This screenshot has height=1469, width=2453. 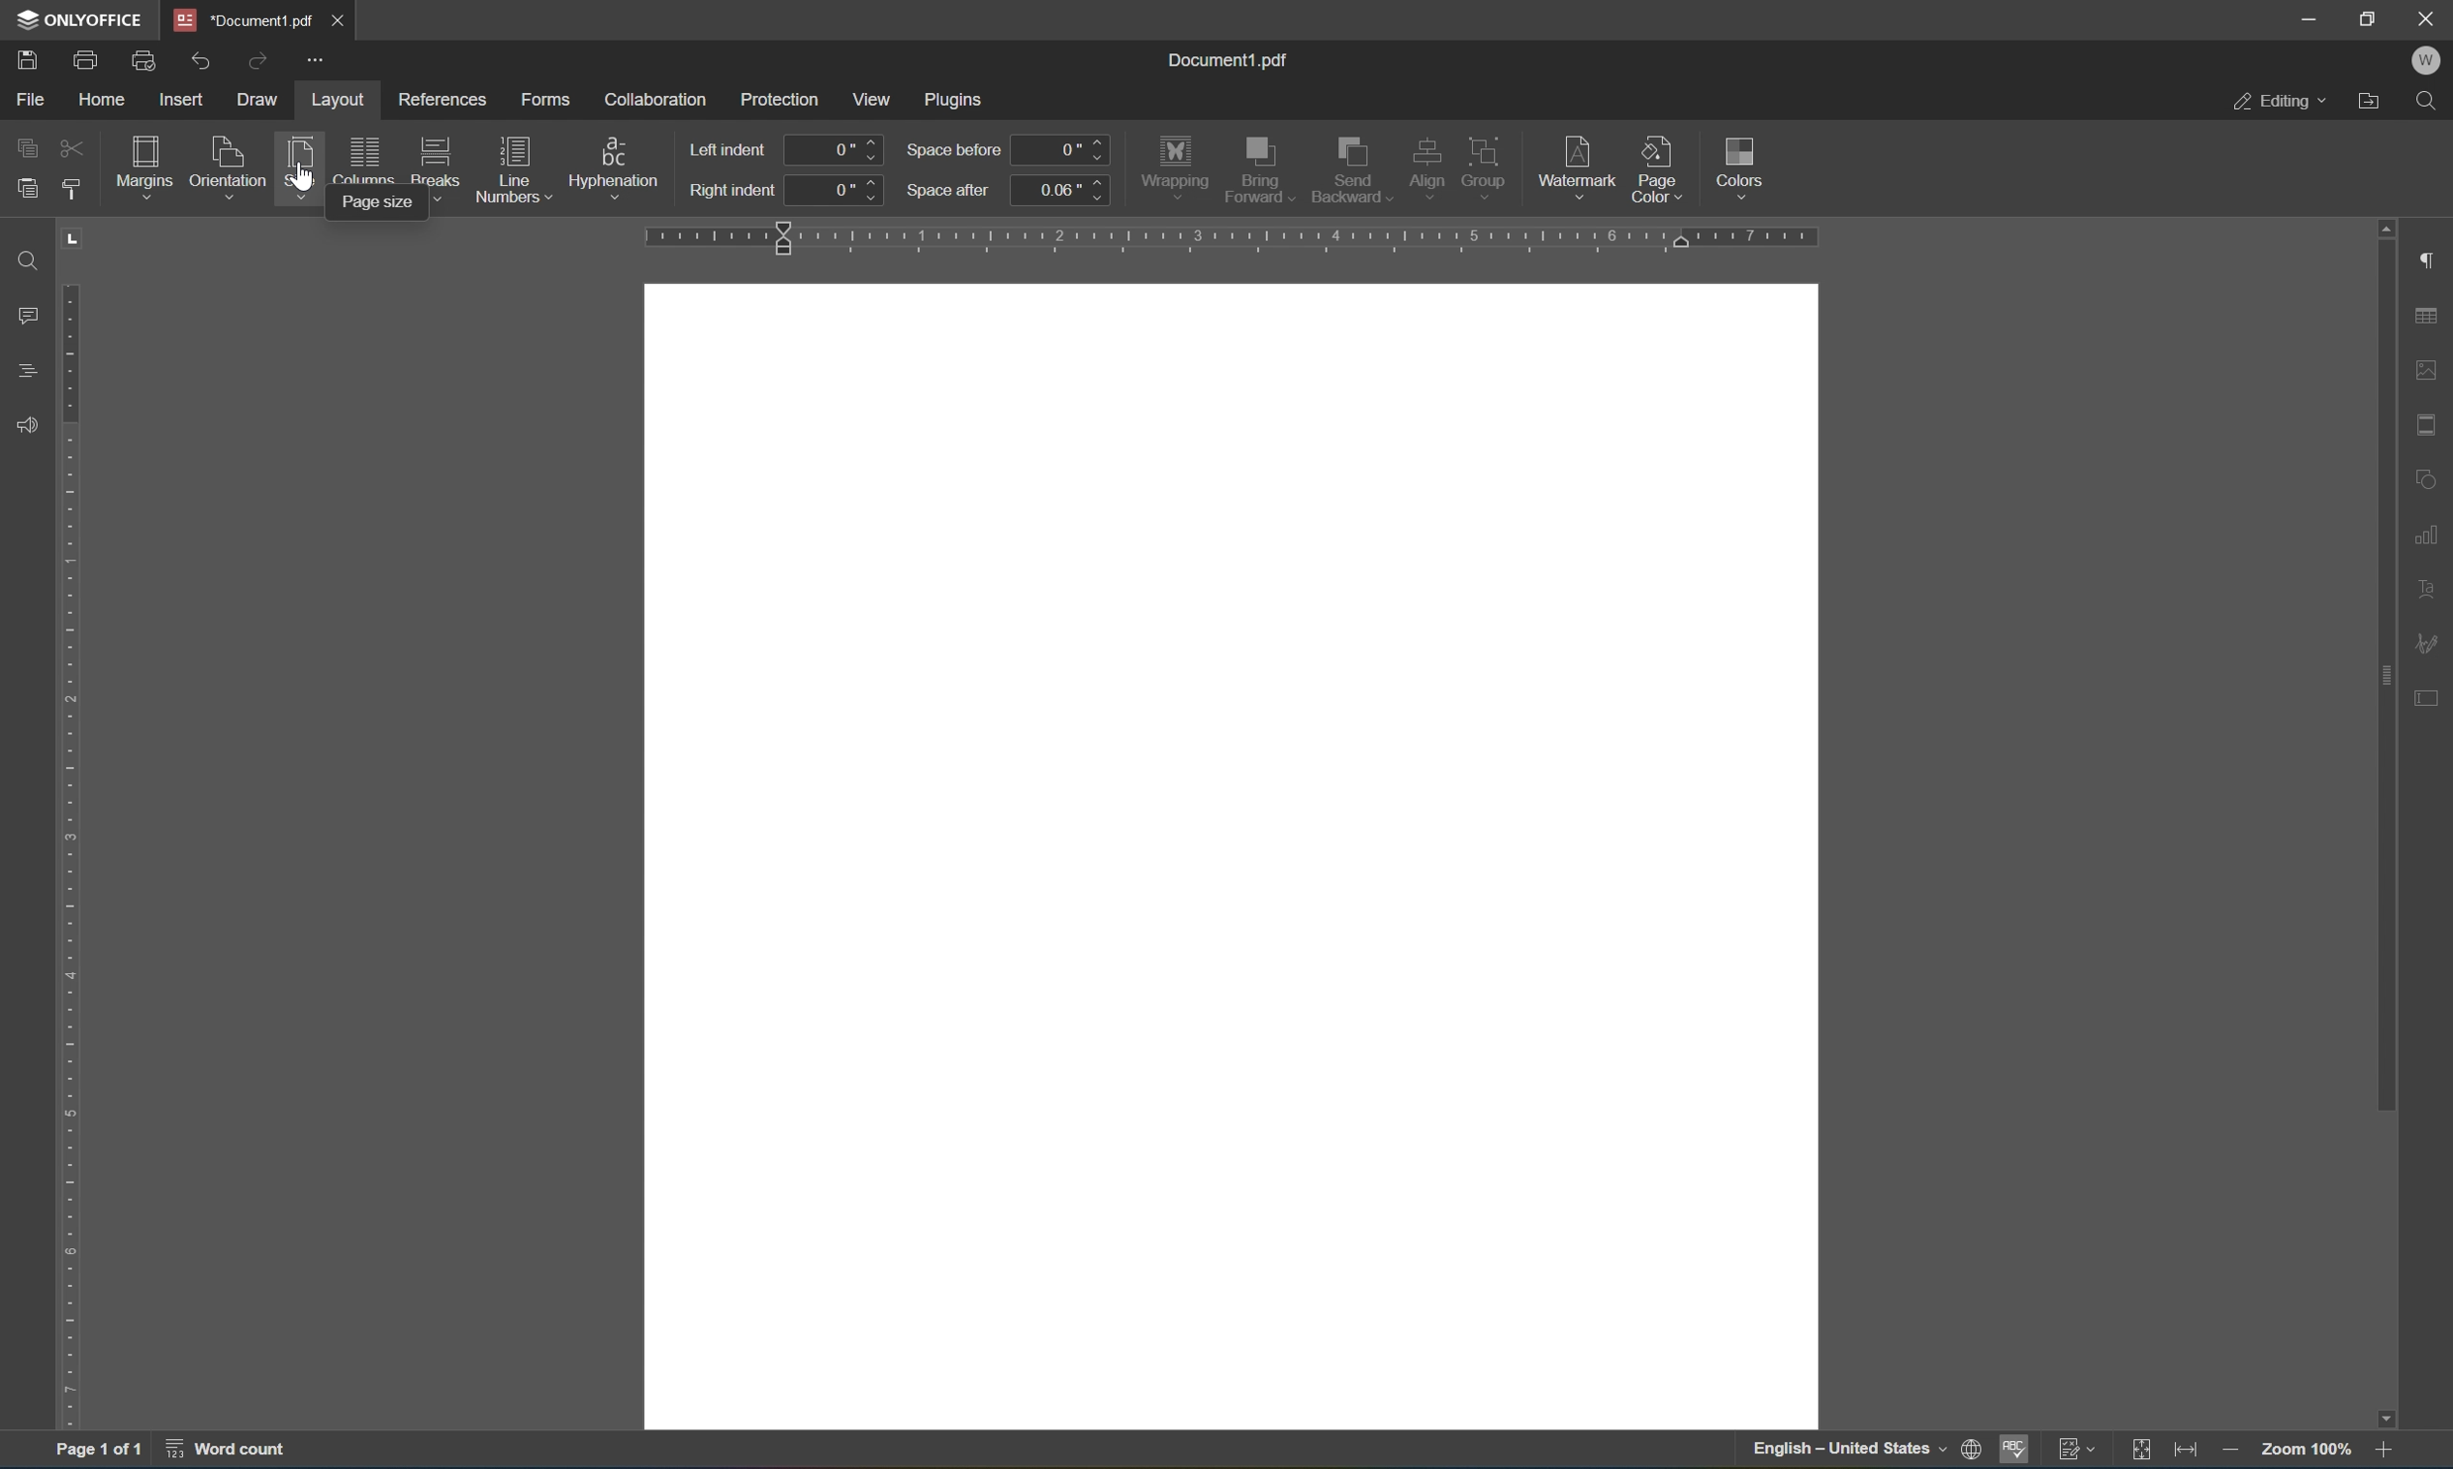 What do you see at coordinates (1866, 1452) in the screenshot?
I see `set document language` at bounding box center [1866, 1452].